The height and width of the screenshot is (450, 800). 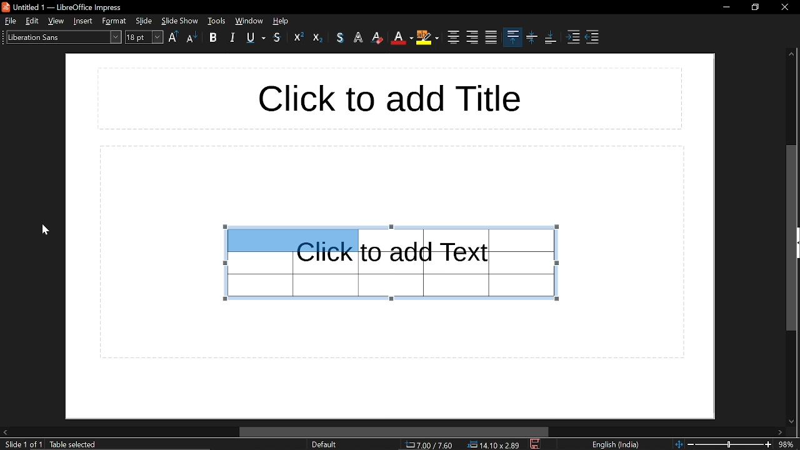 I want to click on Table, so click(x=292, y=279).